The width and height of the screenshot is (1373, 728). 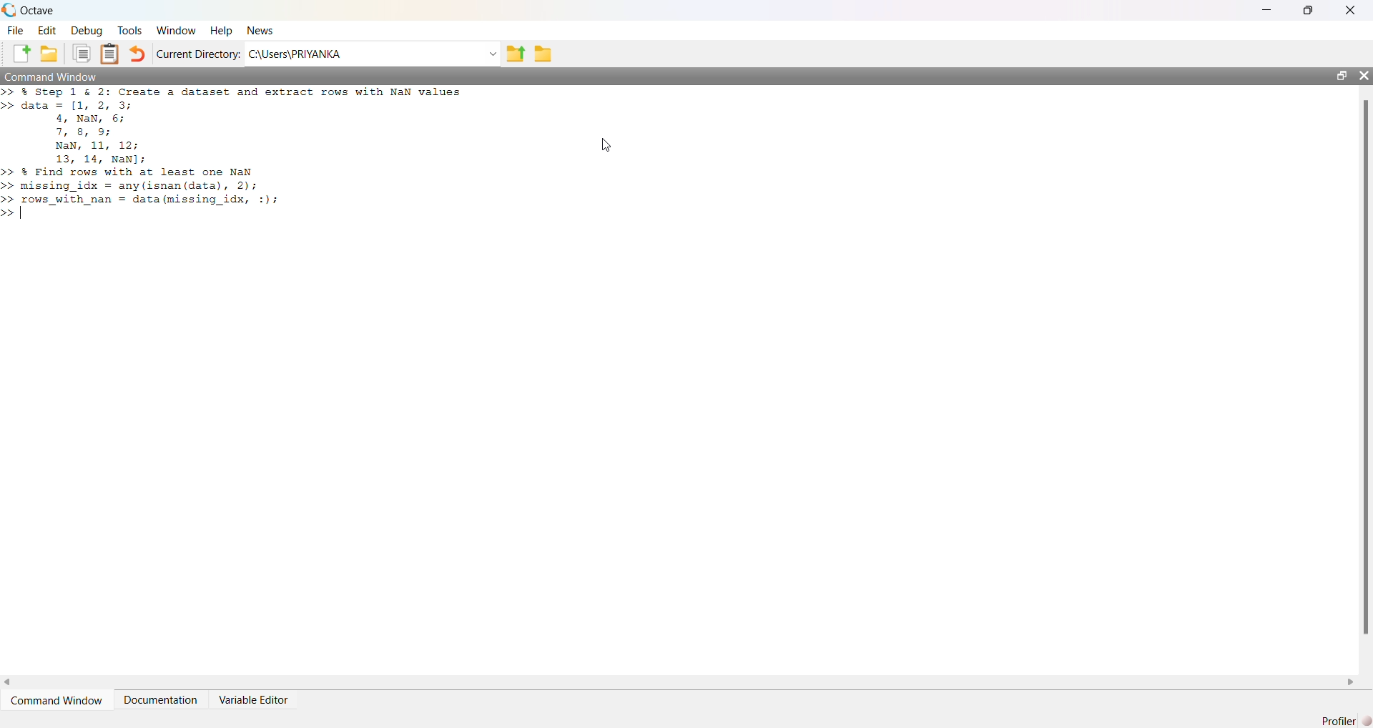 What do you see at coordinates (109, 54) in the screenshot?
I see `Clipboard` at bounding box center [109, 54].